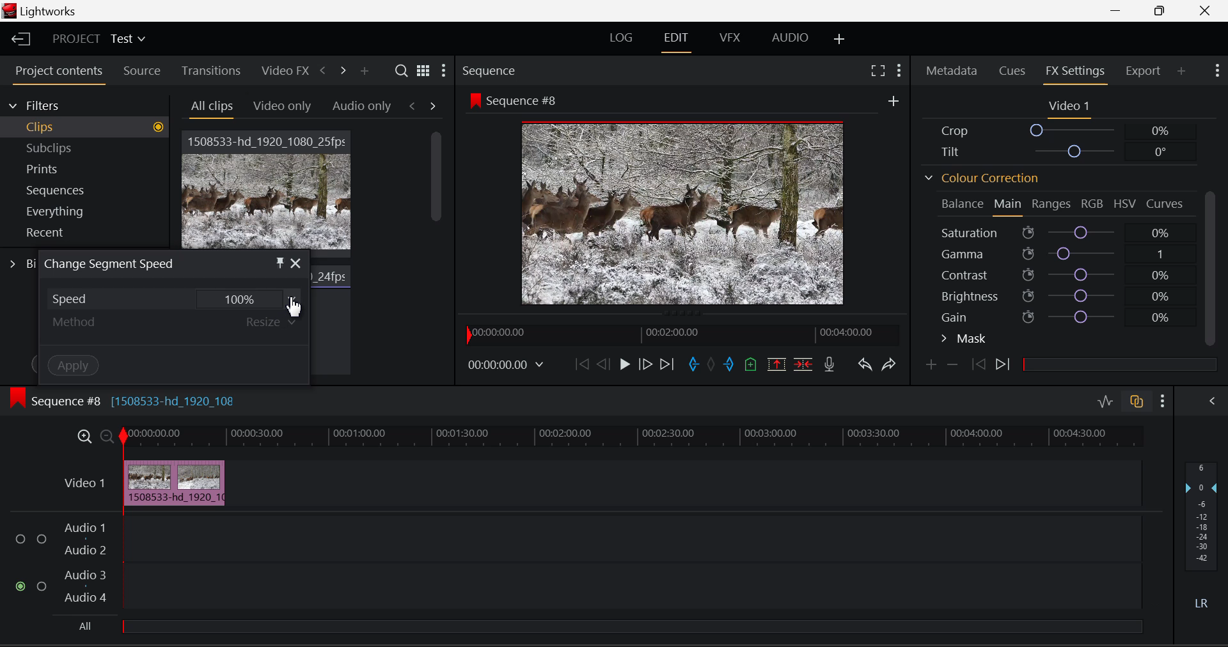 The height and width of the screenshot is (647, 1228). What do you see at coordinates (80, 485) in the screenshot?
I see `Video Timeline` at bounding box center [80, 485].